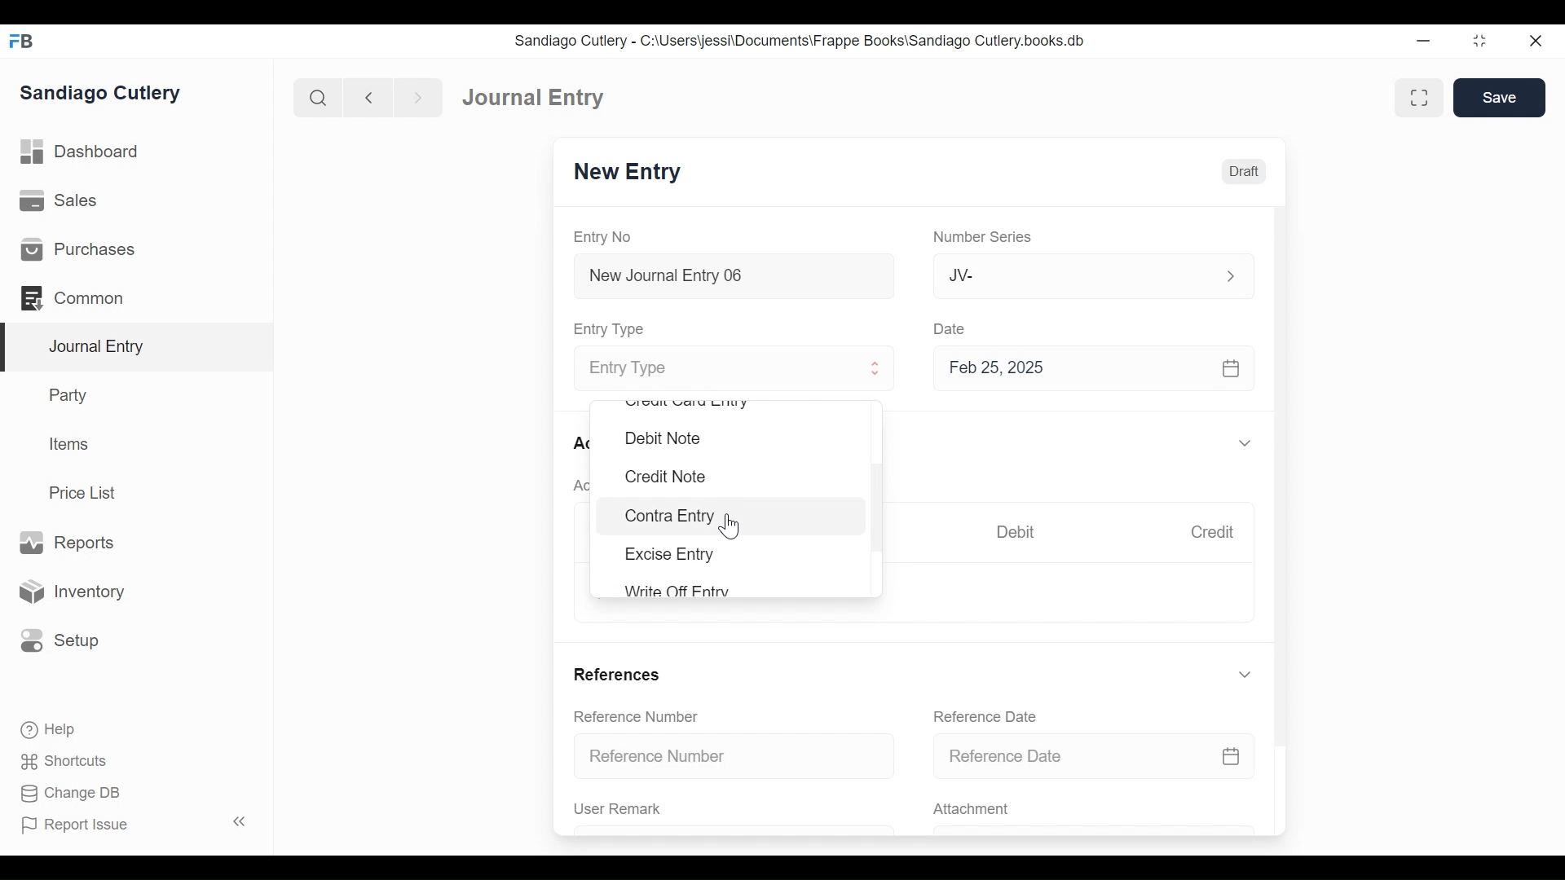  Describe the element at coordinates (368, 99) in the screenshot. I see `Navigate back` at that location.